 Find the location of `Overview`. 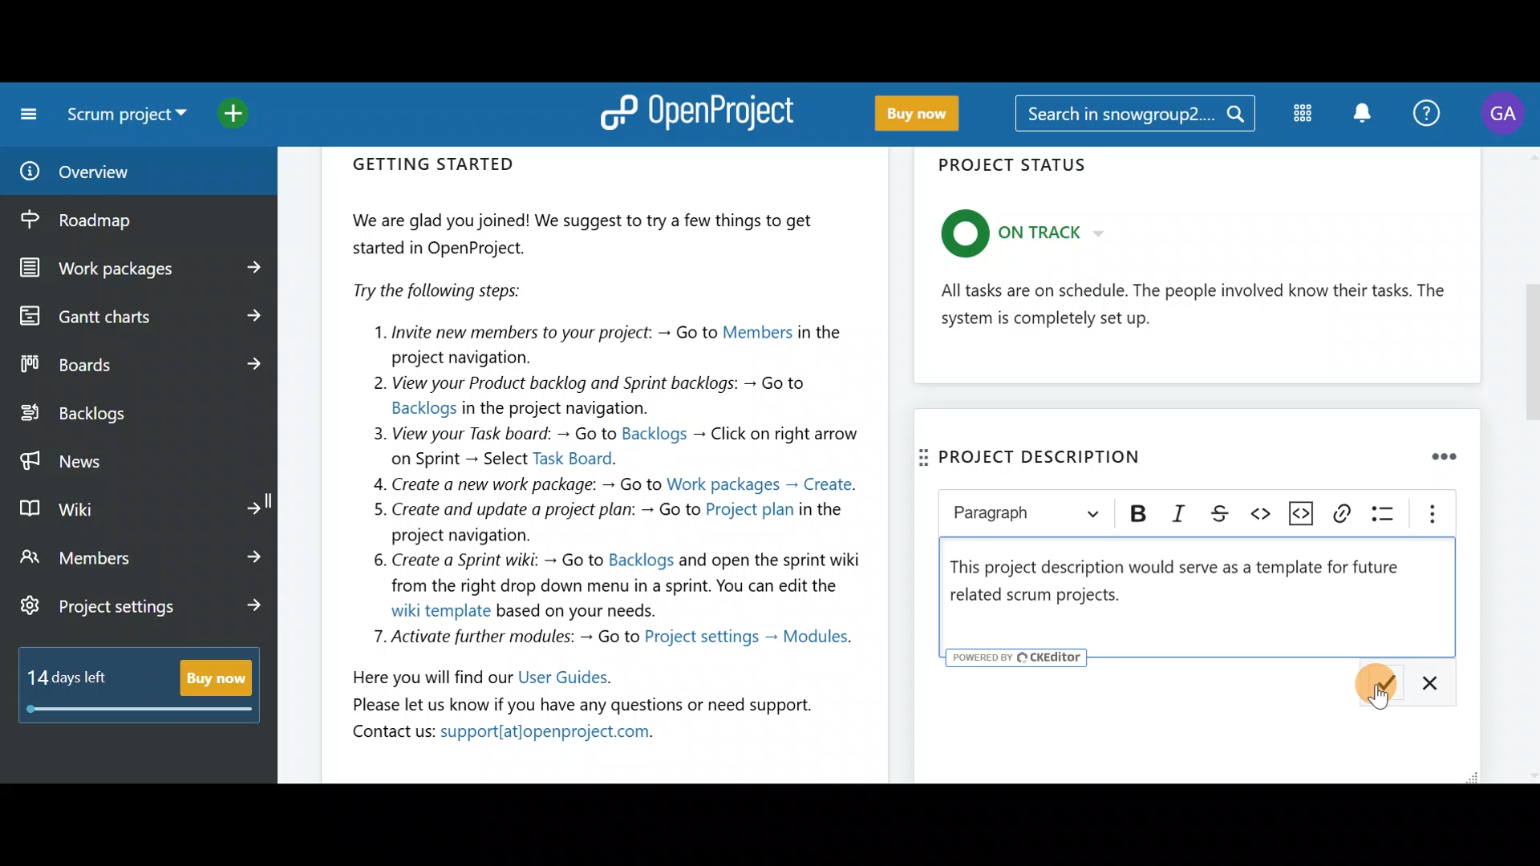

Overview is located at coordinates (119, 172).